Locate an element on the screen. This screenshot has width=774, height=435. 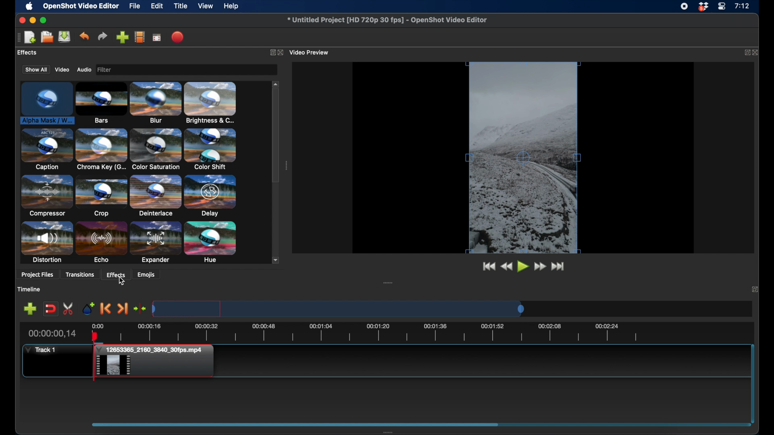
drag handle is located at coordinates (286, 166).